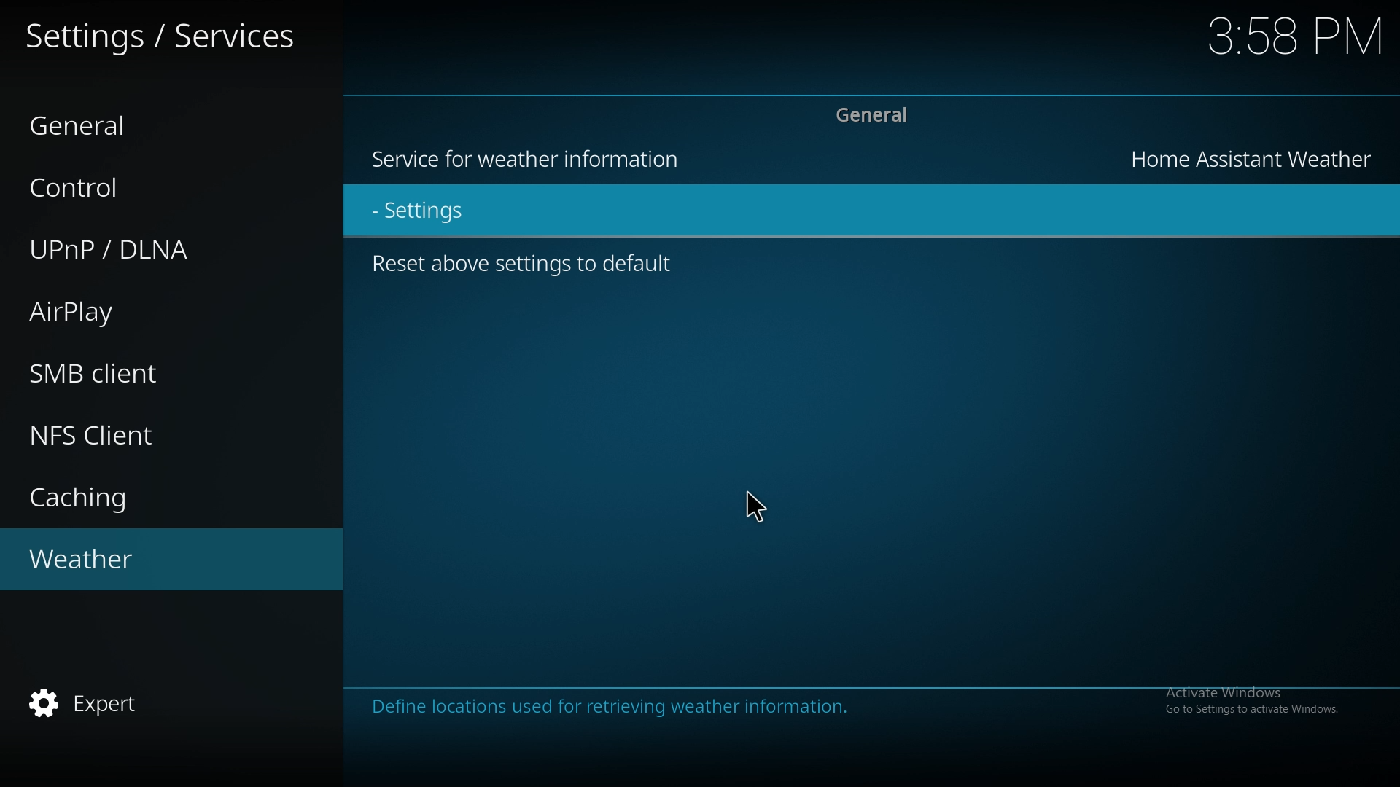 This screenshot has width=1400, height=787. I want to click on cursor, so click(755, 509).